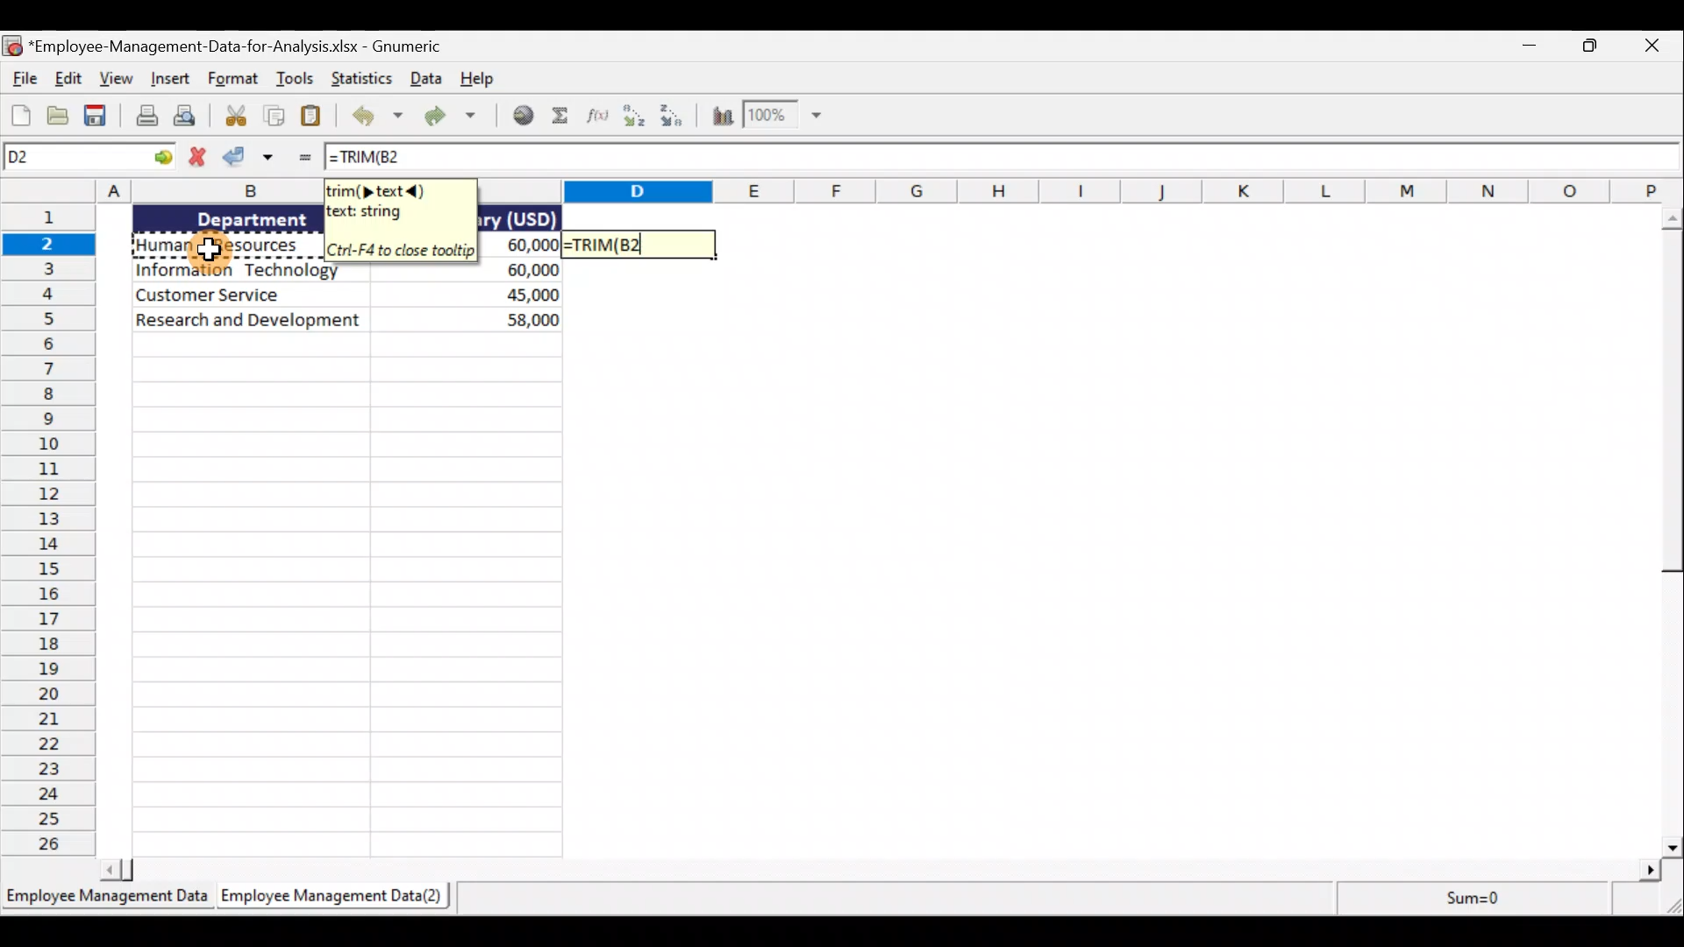 The width and height of the screenshot is (1684, 947). Describe the element at coordinates (61, 114) in the screenshot. I see `Open a file` at that location.